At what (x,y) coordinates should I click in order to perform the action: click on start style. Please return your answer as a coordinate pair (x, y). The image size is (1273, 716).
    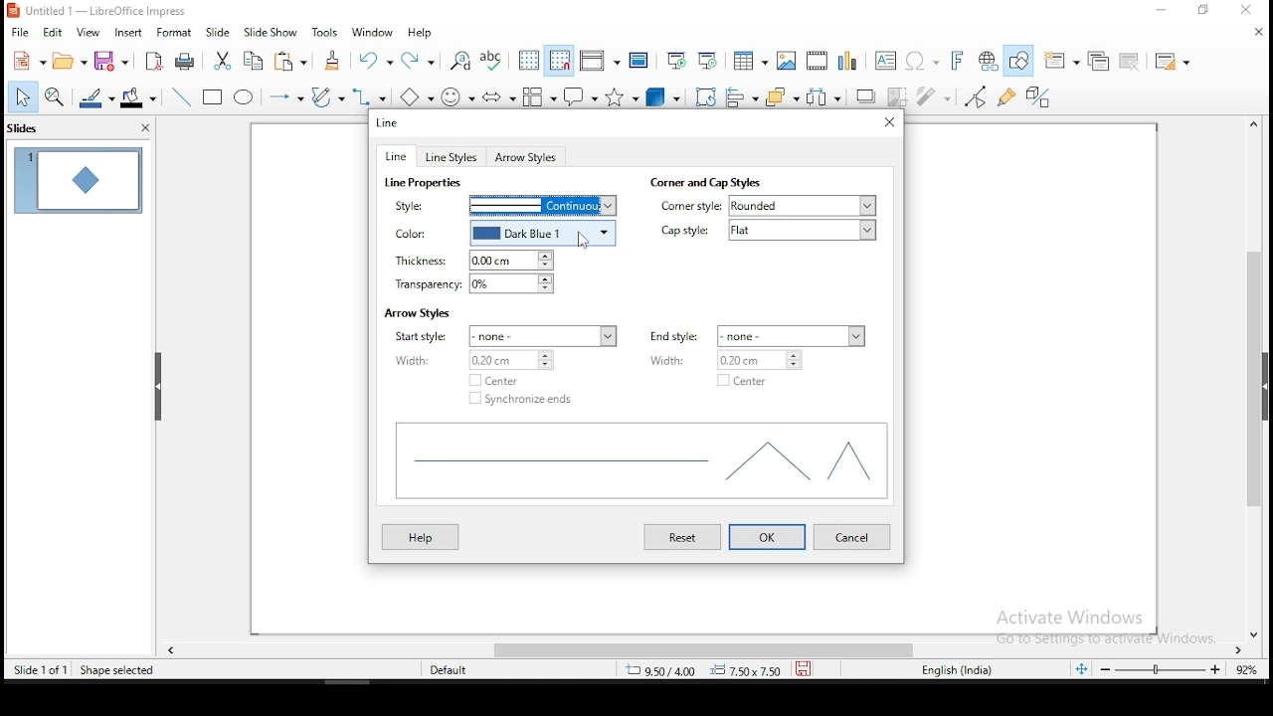
    Looking at the image, I should click on (424, 337).